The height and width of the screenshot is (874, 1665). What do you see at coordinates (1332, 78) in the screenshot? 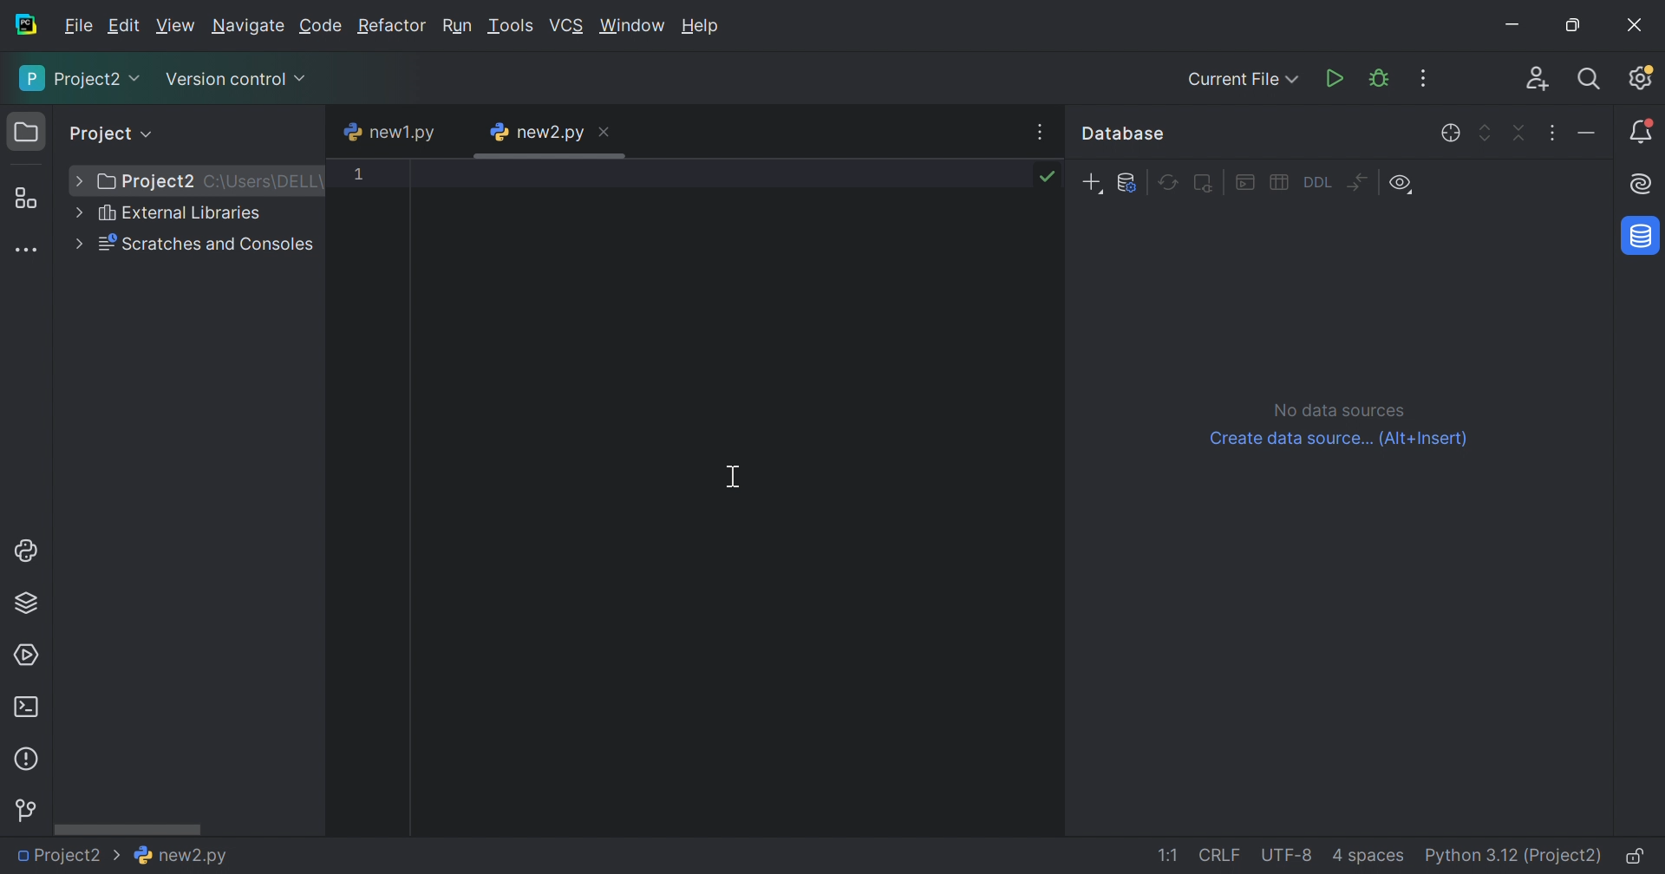
I see `Run` at bounding box center [1332, 78].